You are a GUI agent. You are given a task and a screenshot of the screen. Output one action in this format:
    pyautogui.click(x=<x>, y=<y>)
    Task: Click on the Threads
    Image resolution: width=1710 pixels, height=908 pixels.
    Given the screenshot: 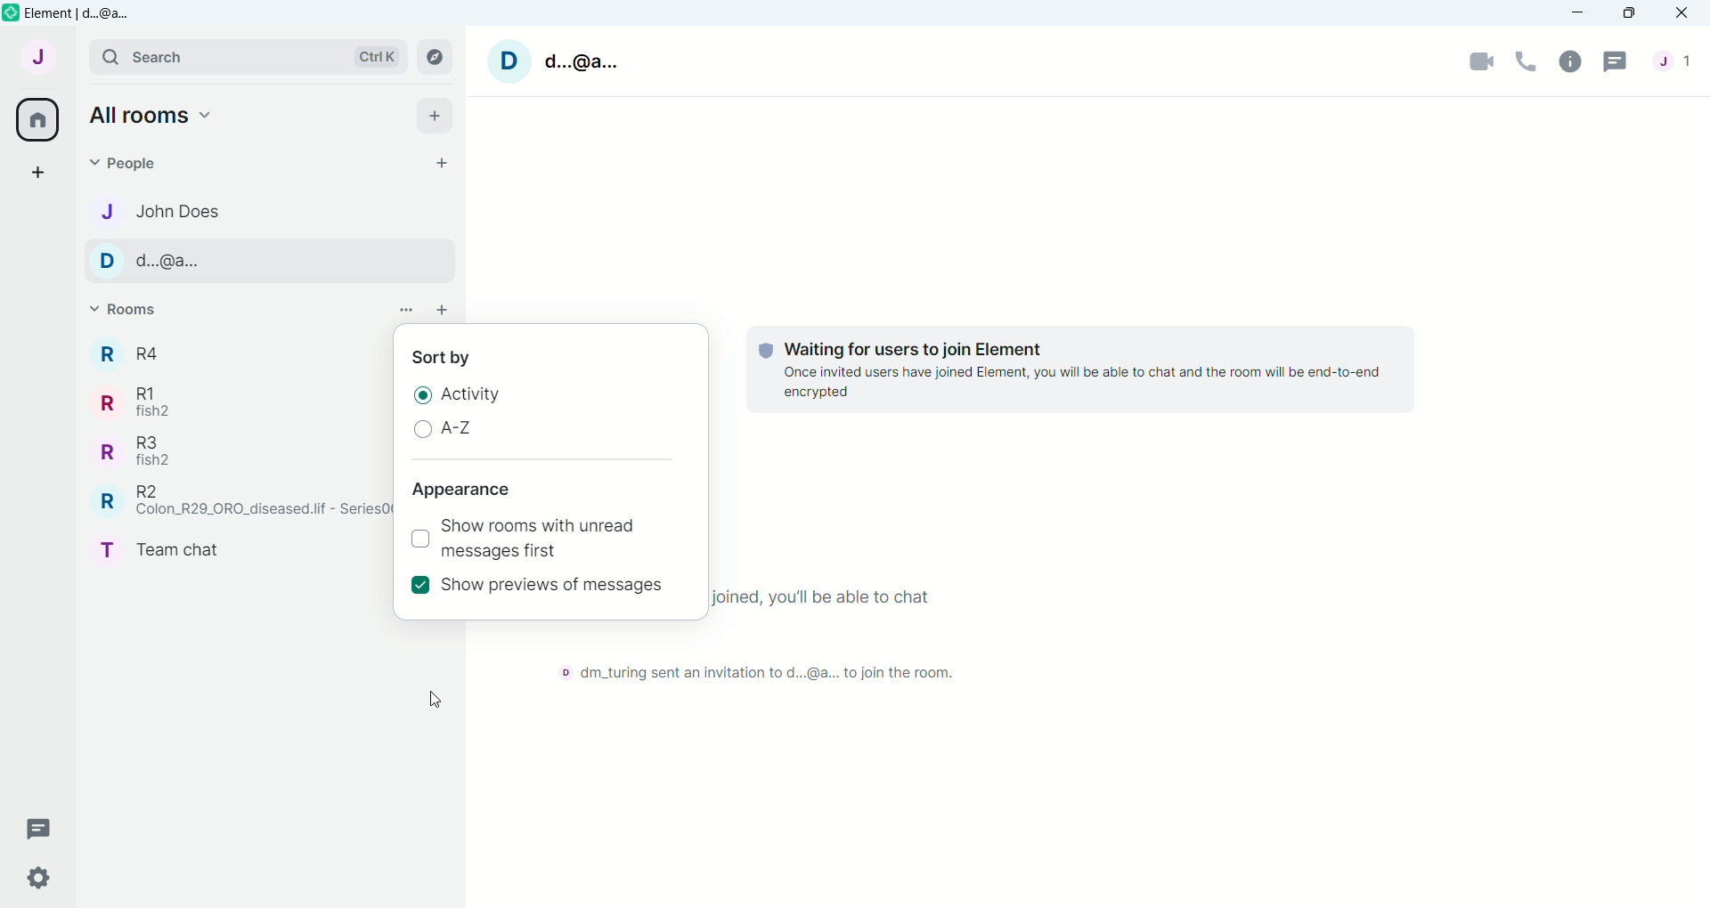 What is the action you would take?
    pyautogui.click(x=1616, y=61)
    